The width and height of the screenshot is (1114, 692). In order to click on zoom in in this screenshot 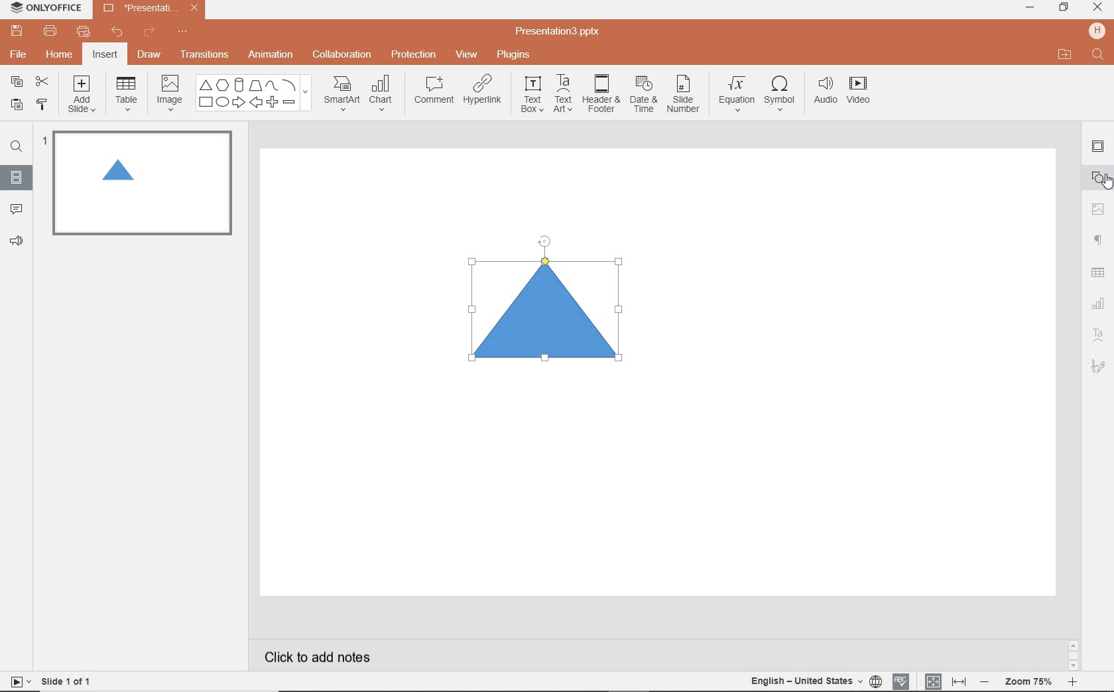, I will do `click(1072, 683)`.